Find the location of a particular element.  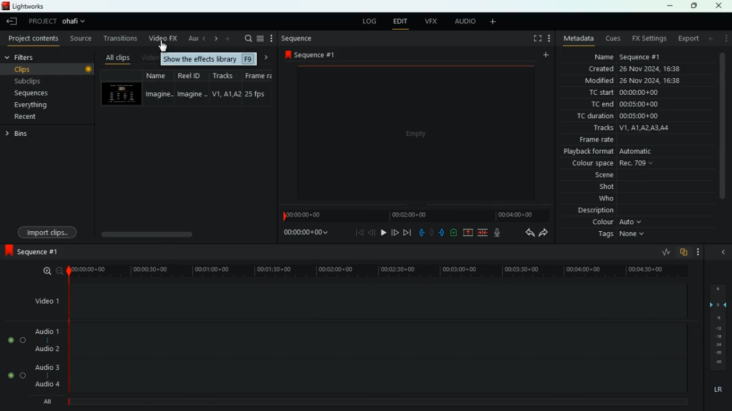

tc end is located at coordinates (640, 105).